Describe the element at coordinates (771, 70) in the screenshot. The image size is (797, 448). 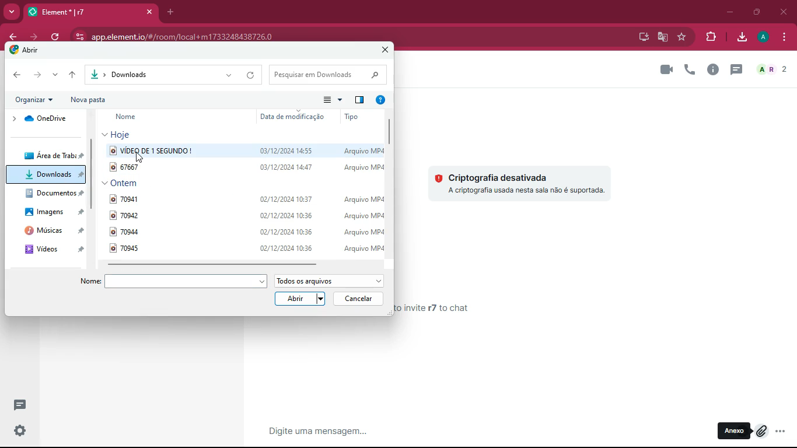
I see `a r 2` at that location.